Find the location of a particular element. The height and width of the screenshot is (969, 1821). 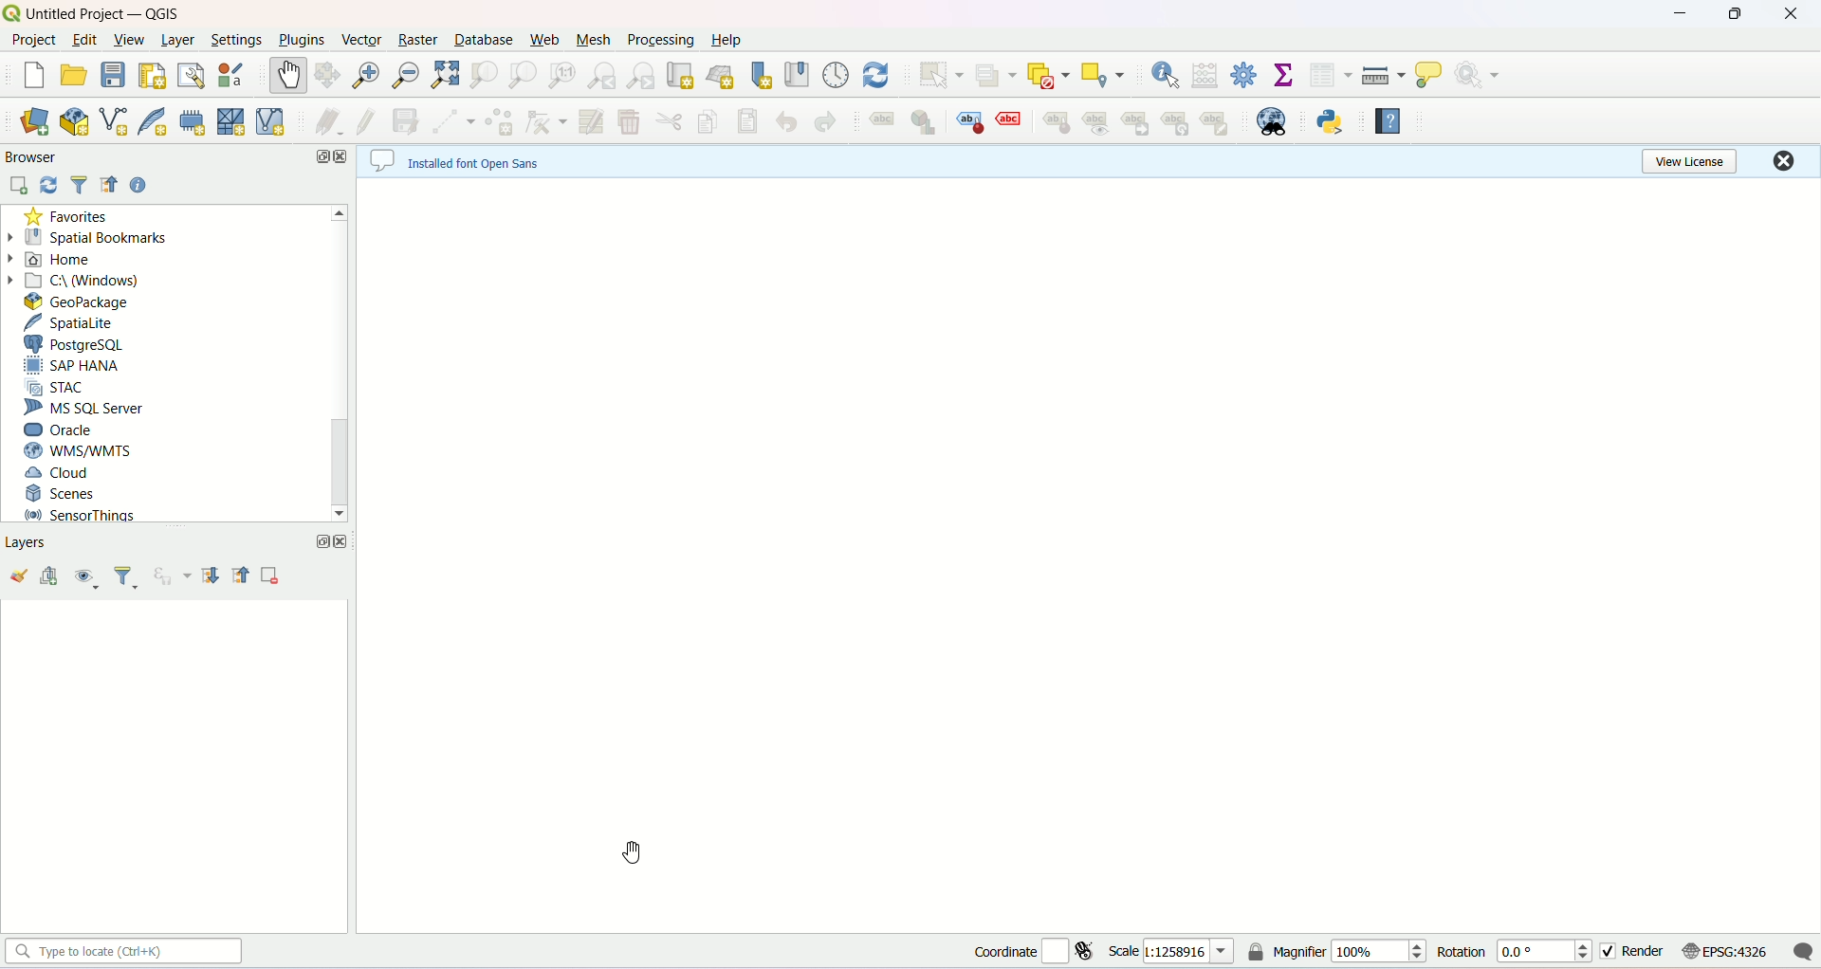

bookmark is located at coordinates (800, 75).